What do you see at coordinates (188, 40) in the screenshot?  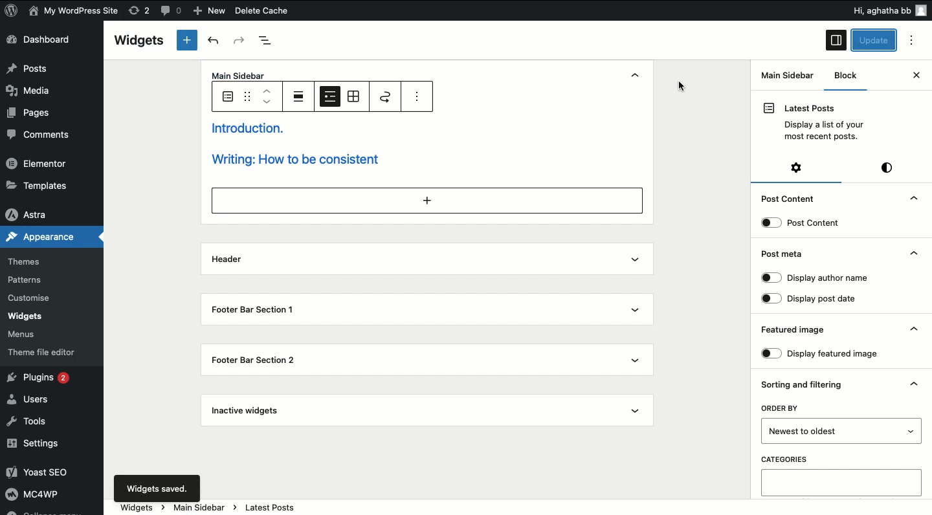 I see `New tab` at bounding box center [188, 40].